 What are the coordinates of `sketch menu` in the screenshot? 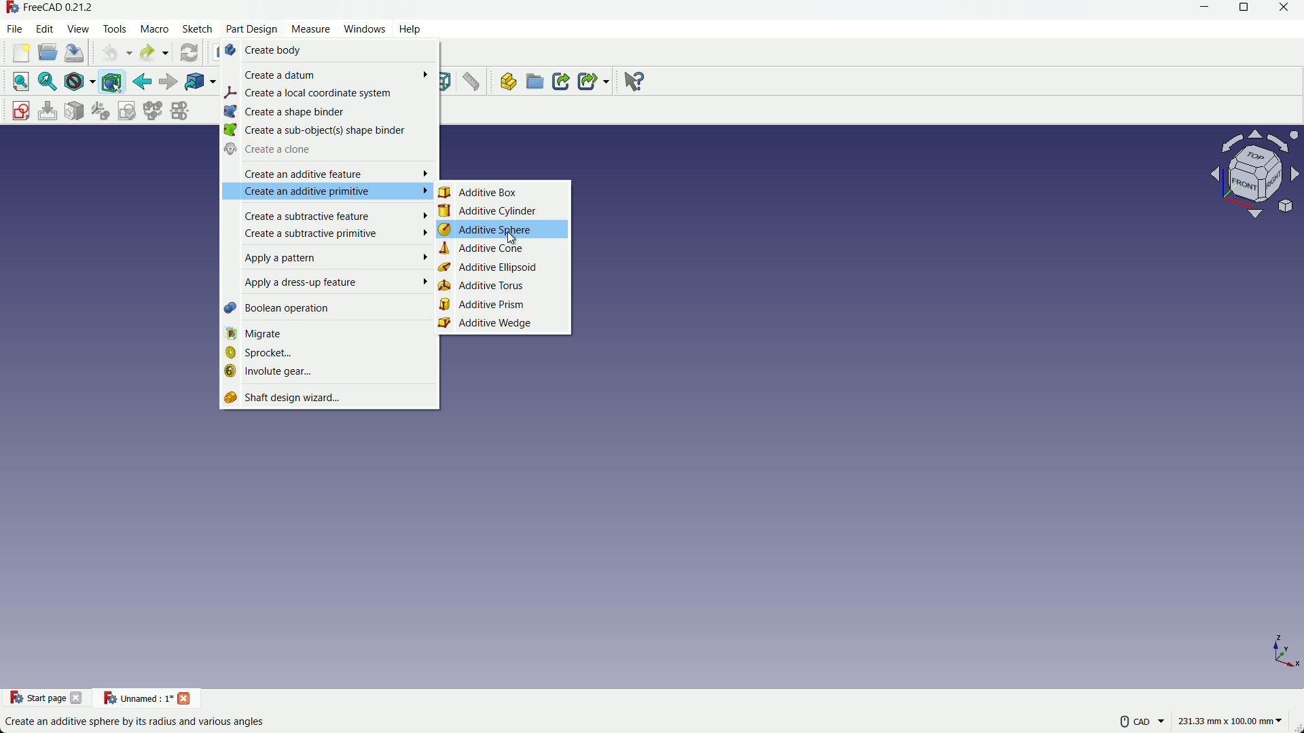 It's located at (197, 30).